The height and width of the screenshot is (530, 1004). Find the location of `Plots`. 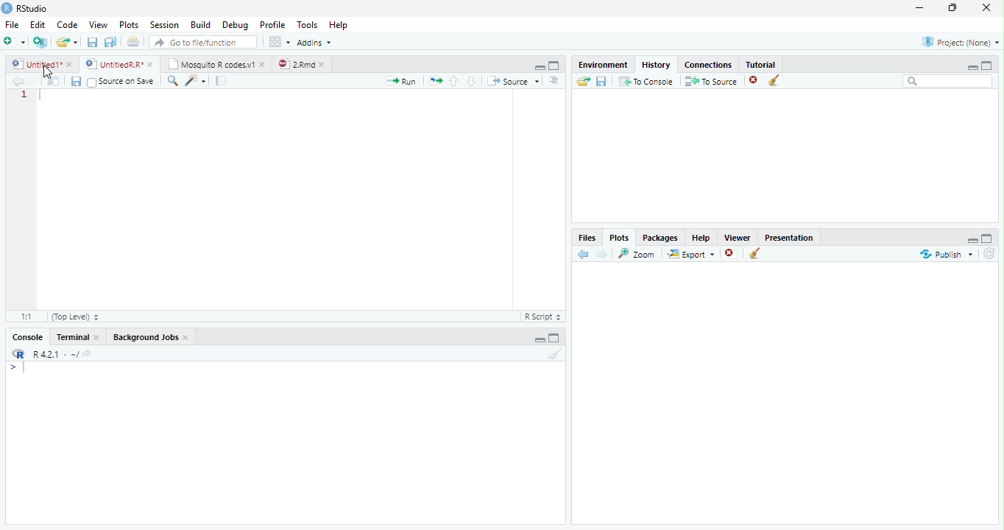

Plots is located at coordinates (619, 237).